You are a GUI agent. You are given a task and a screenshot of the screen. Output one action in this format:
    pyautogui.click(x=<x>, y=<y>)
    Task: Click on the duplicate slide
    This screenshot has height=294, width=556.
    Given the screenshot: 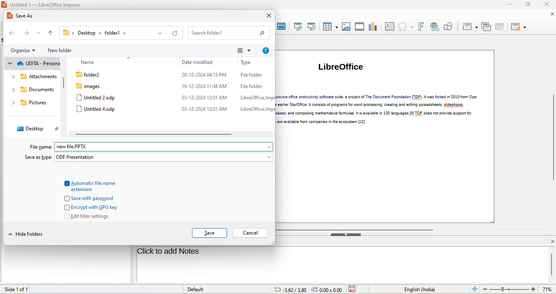 What is the action you would take?
    pyautogui.click(x=487, y=27)
    